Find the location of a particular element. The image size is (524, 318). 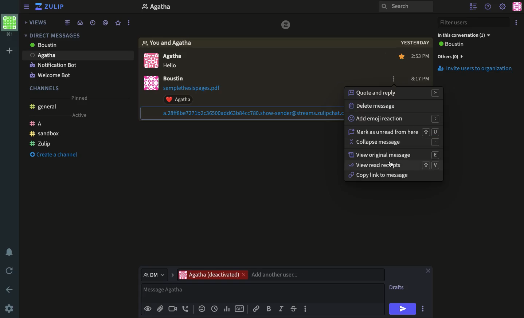

General is located at coordinates (44, 107).